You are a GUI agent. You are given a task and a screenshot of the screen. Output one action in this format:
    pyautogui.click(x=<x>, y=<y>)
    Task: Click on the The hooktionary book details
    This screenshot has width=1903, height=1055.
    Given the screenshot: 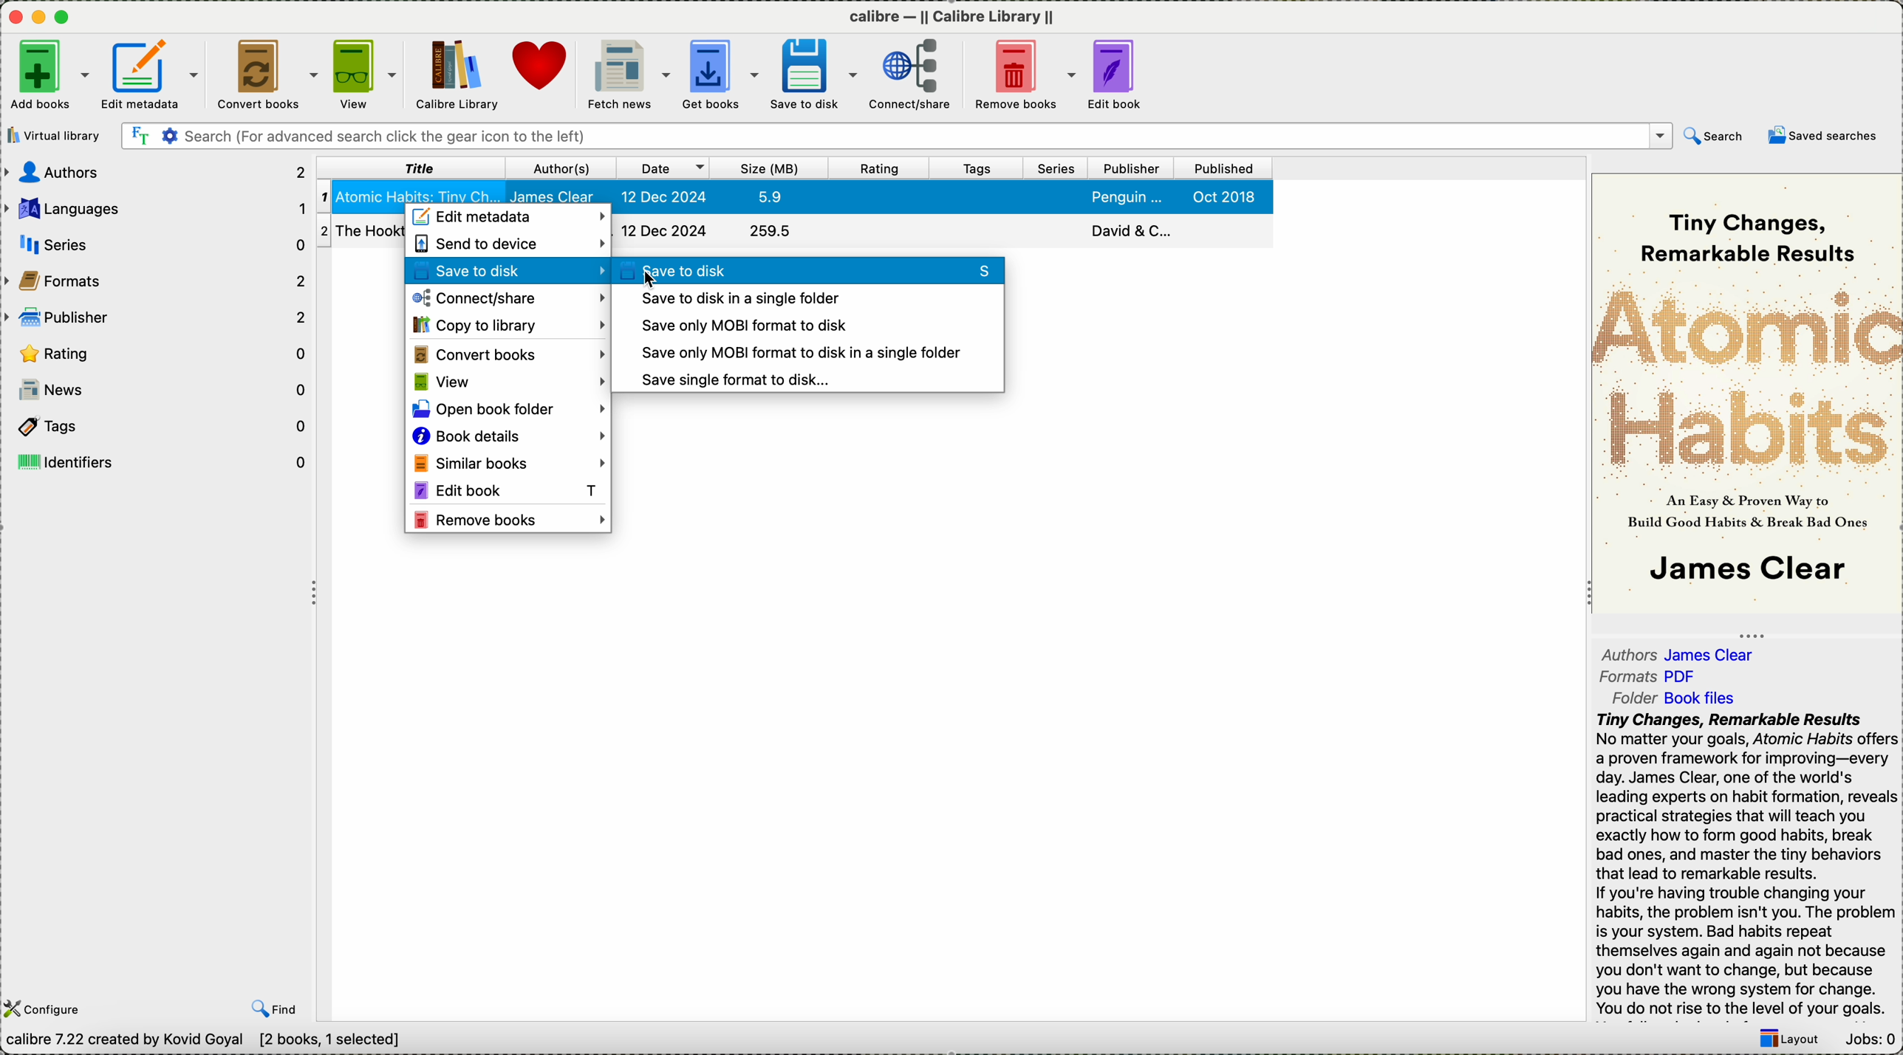 What is the action you would take?
    pyautogui.click(x=942, y=232)
    